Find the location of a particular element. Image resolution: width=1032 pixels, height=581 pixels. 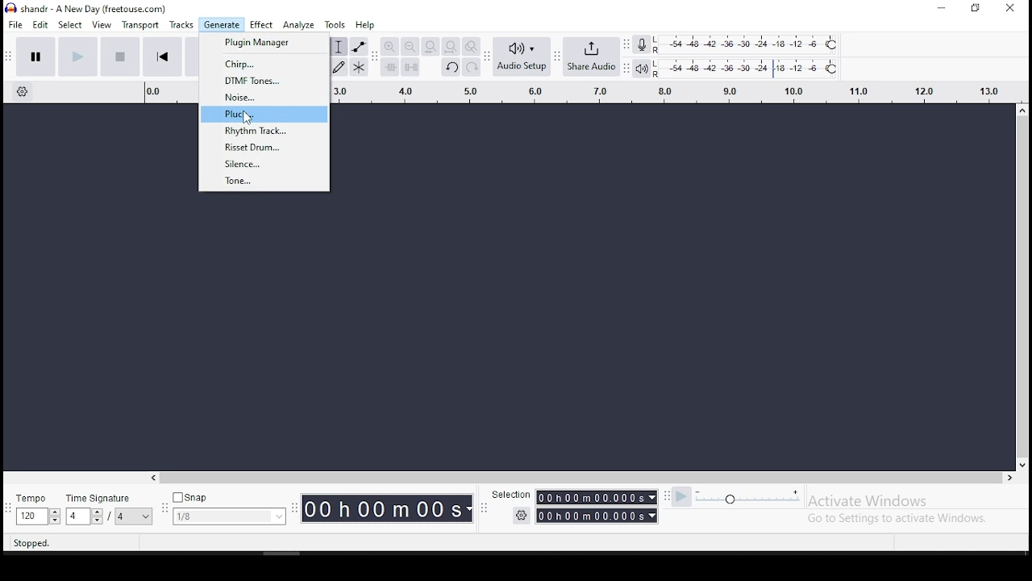

playback speed is located at coordinates (764, 497).